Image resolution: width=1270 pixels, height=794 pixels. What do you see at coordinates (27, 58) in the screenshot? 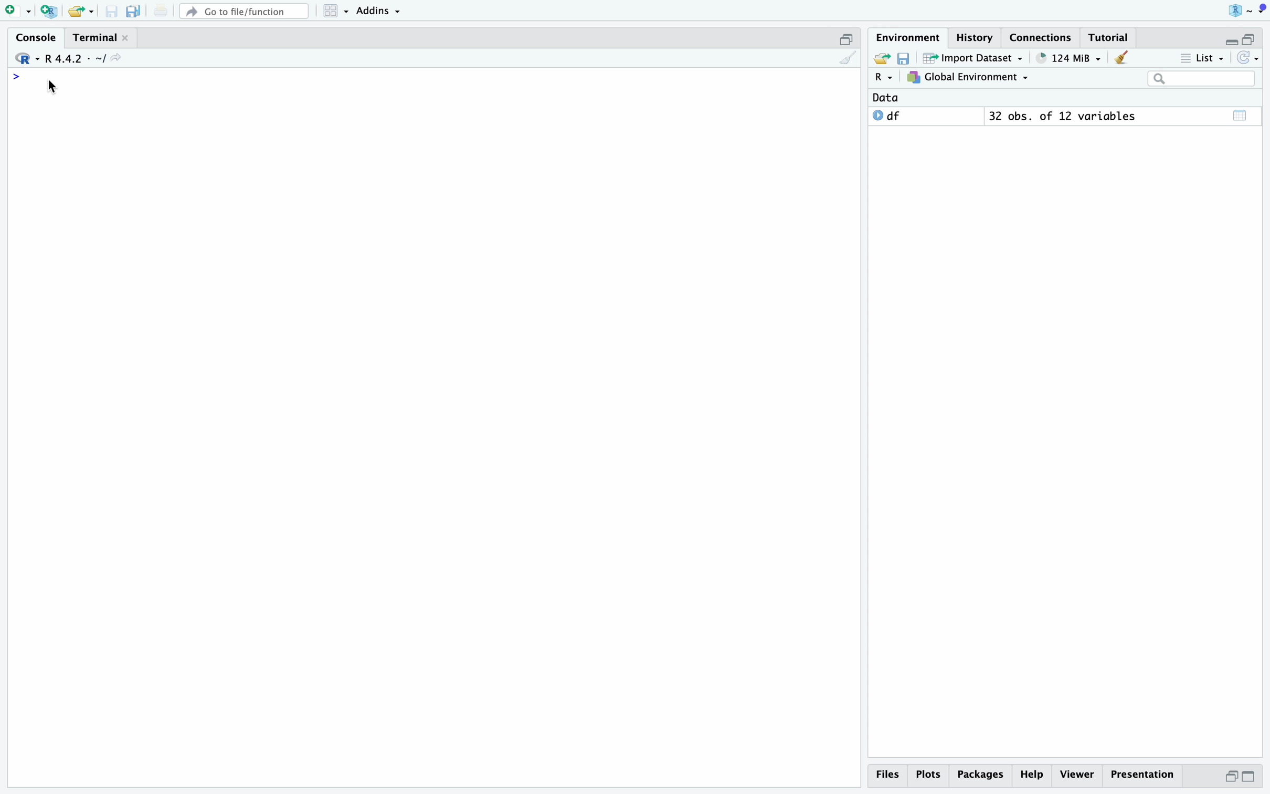
I see `R` at bounding box center [27, 58].